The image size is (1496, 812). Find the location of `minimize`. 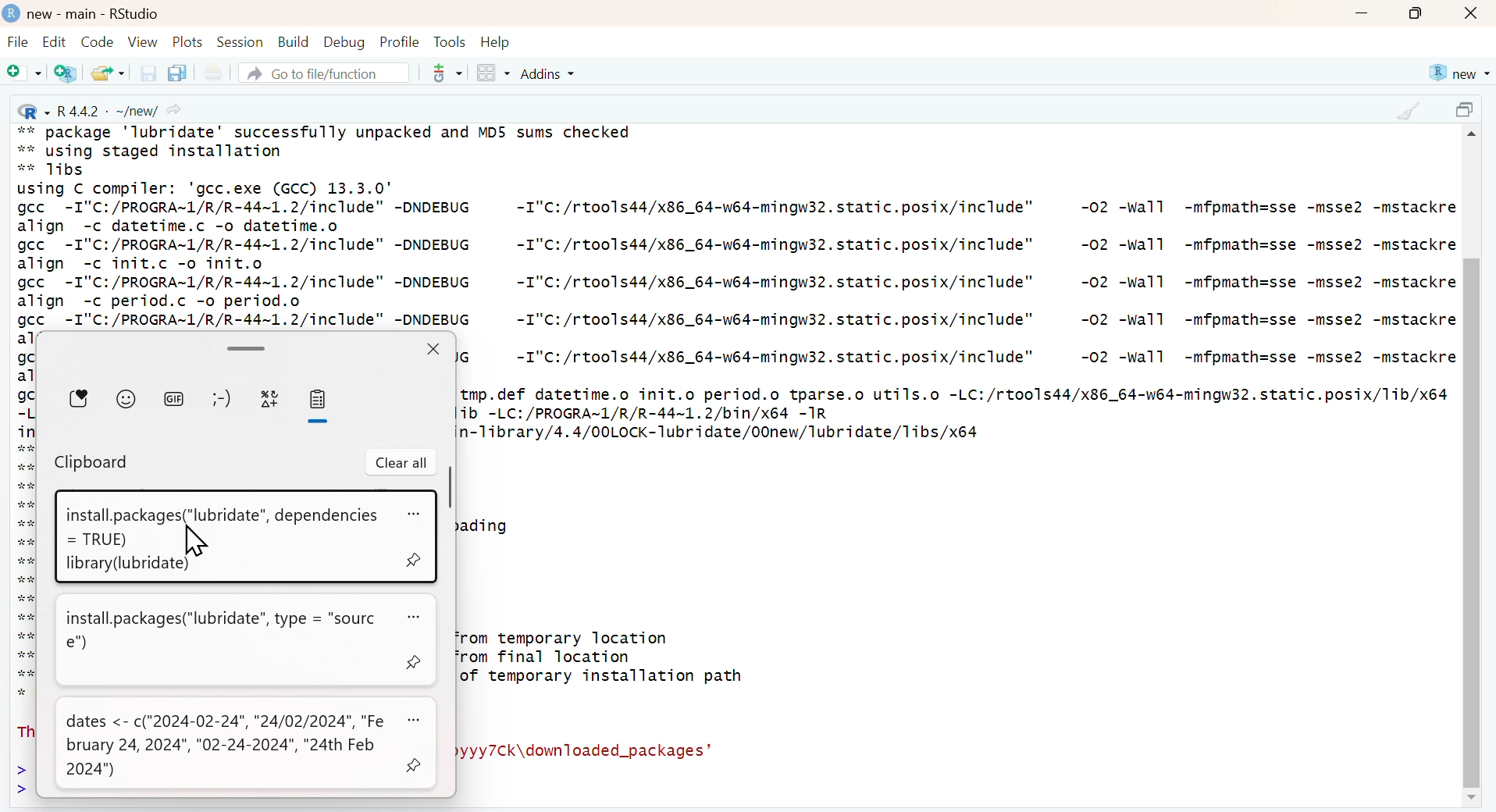

minimize is located at coordinates (1361, 15).